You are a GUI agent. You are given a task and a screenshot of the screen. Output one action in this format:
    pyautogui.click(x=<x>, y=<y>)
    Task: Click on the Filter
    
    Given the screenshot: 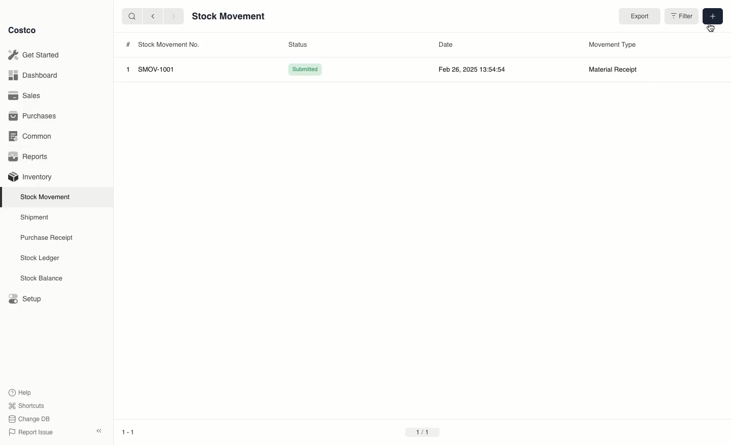 What is the action you would take?
    pyautogui.click(x=682, y=17)
    